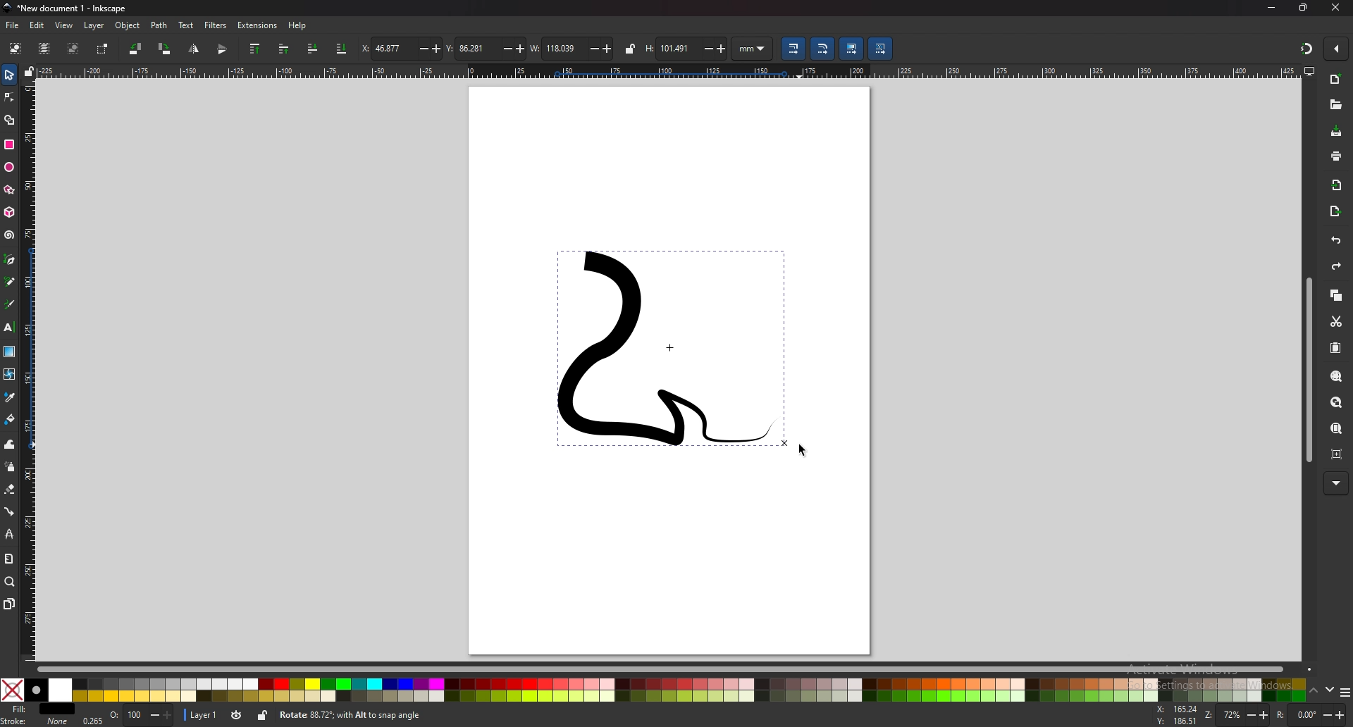  Describe the element at coordinates (160, 25) in the screenshot. I see `path` at that location.